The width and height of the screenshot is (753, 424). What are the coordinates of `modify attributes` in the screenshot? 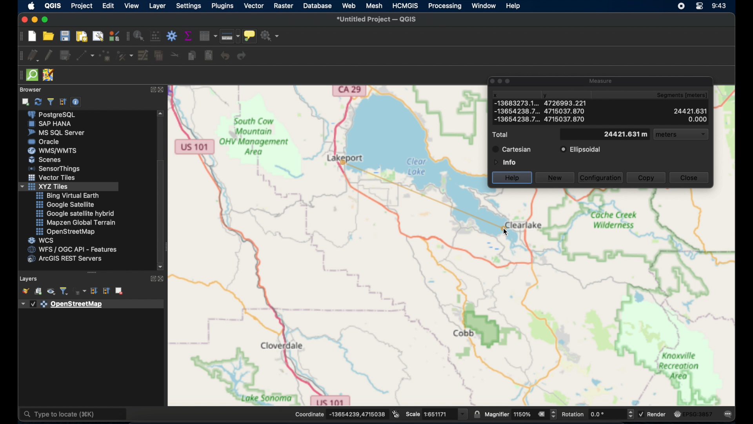 It's located at (143, 56).